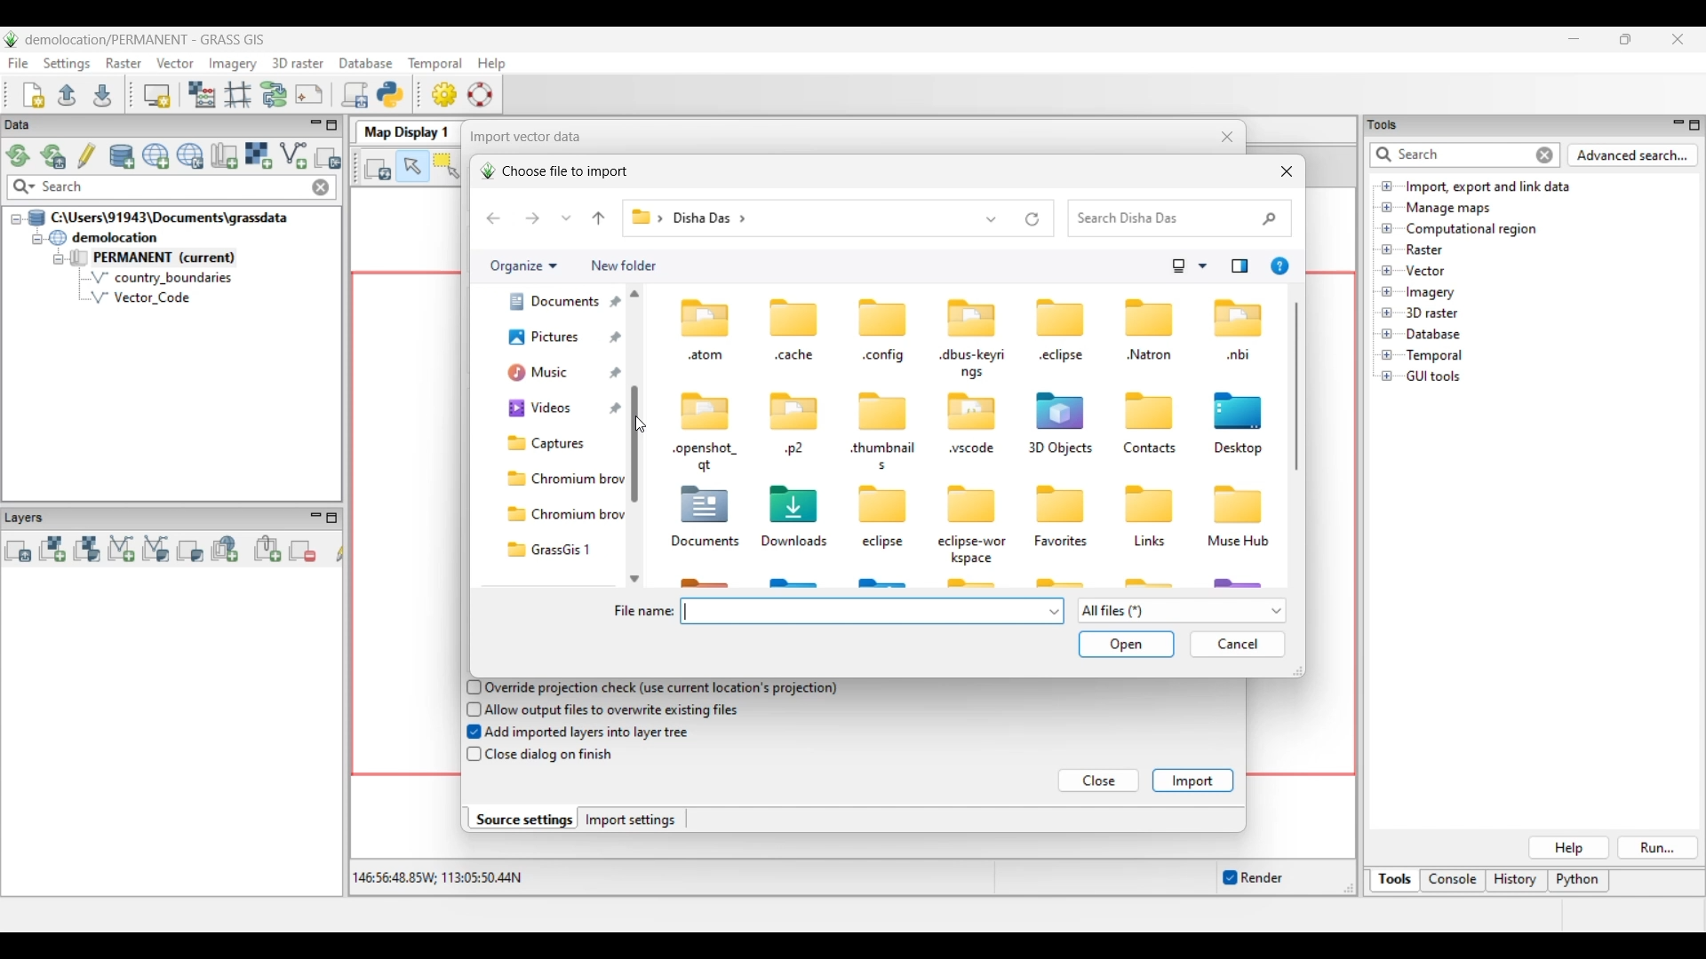 This screenshot has width=1706, height=959. What do you see at coordinates (1058, 502) in the screenshot?
I see `icon` at bounding box center [1058, 502].